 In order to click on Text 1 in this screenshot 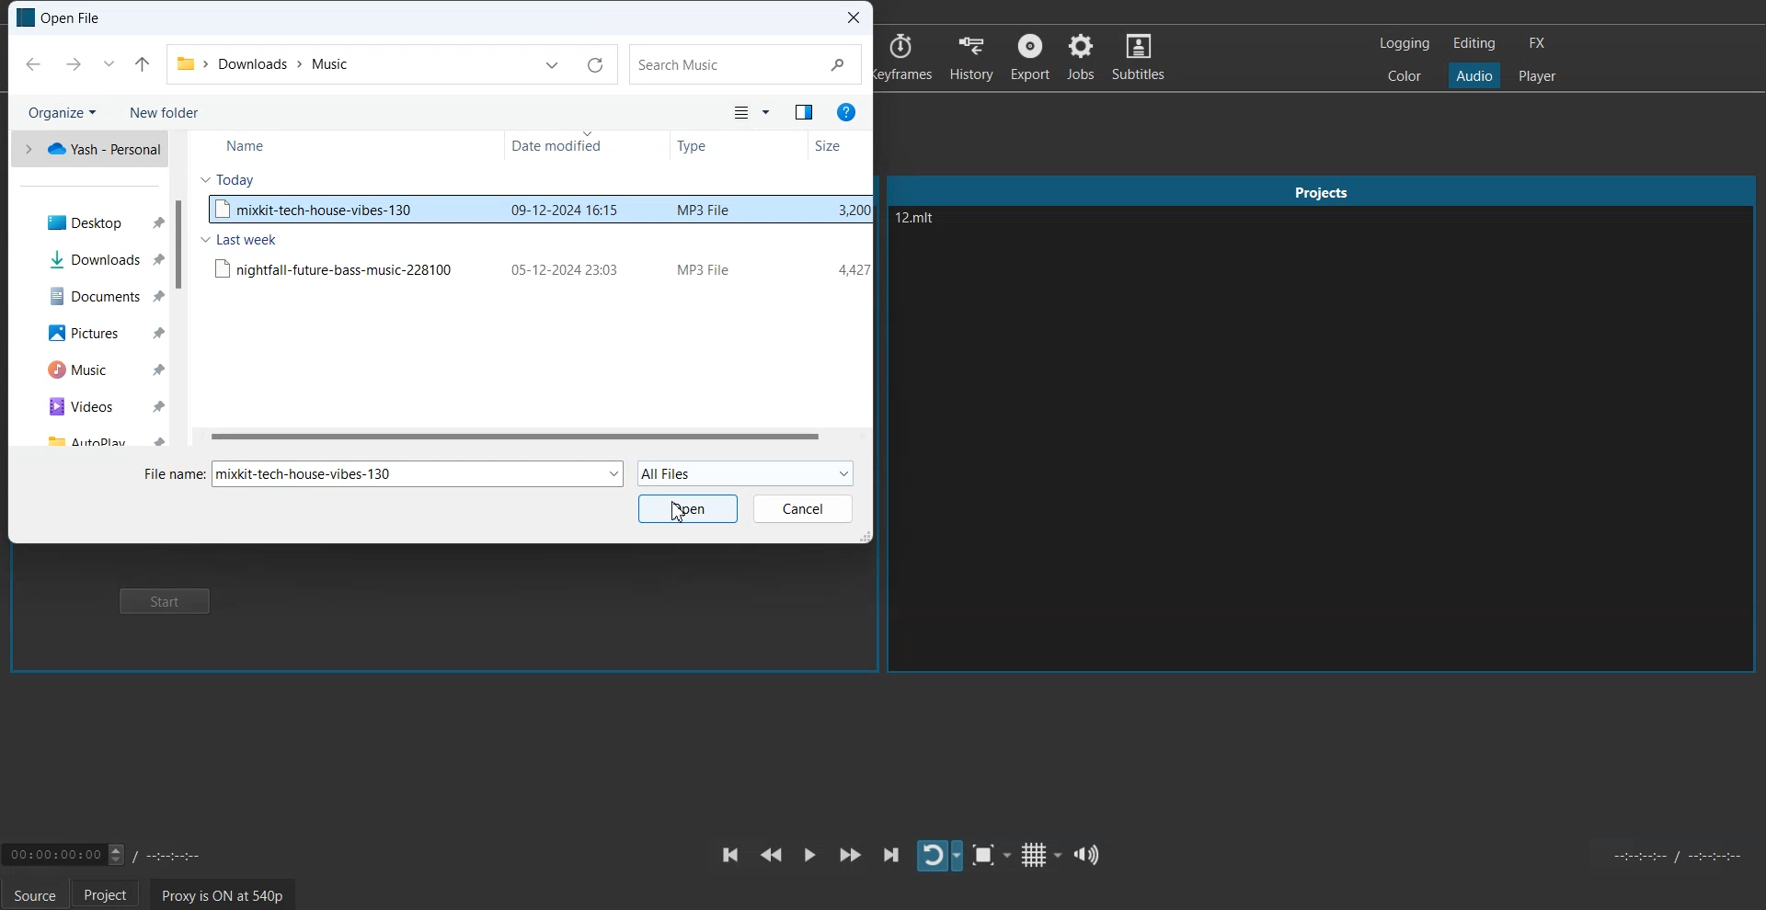, I will do `click(970, 236)`.